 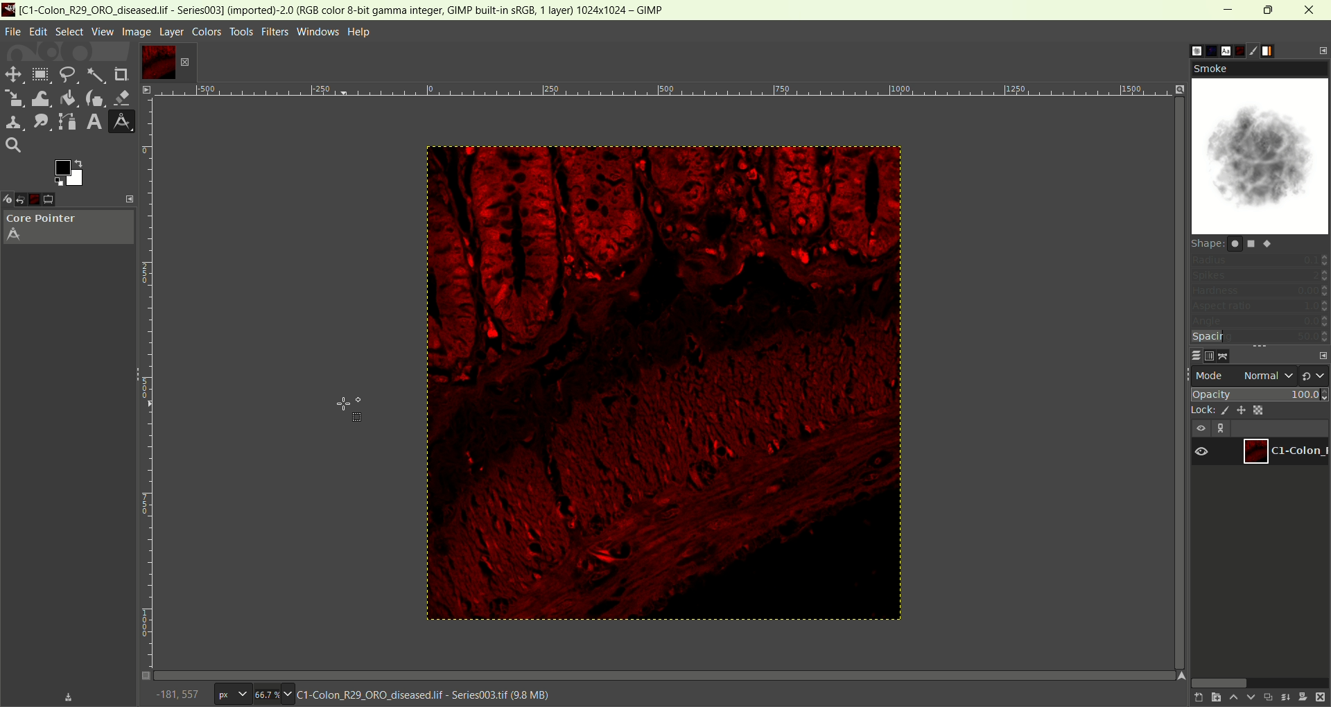 What do you see at coordinates (1211, 376) in the screenshot?
I see `mode` at bounding box center [1211, 376].